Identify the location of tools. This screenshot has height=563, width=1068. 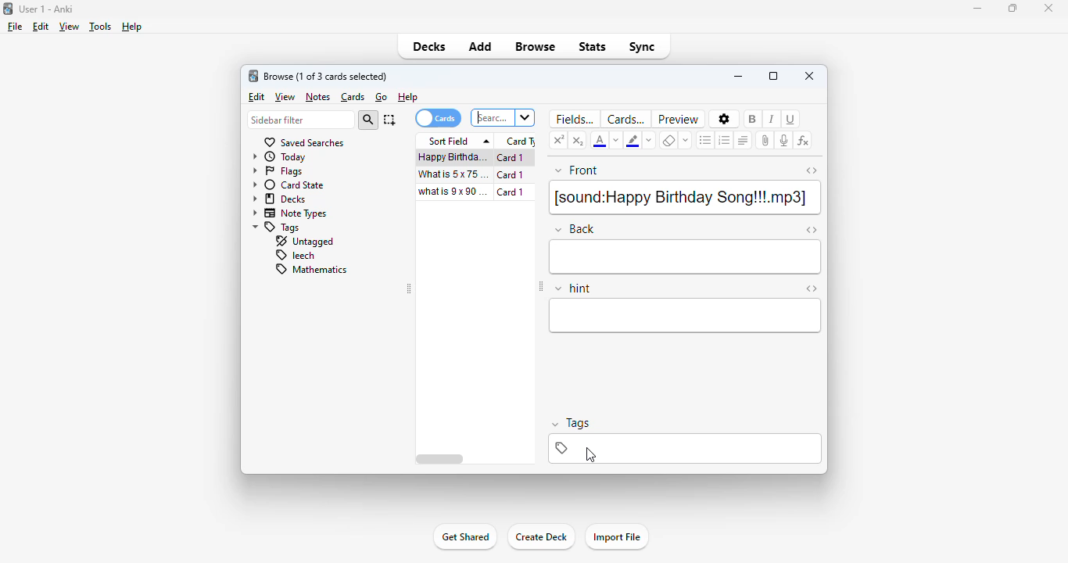
(100, 27).